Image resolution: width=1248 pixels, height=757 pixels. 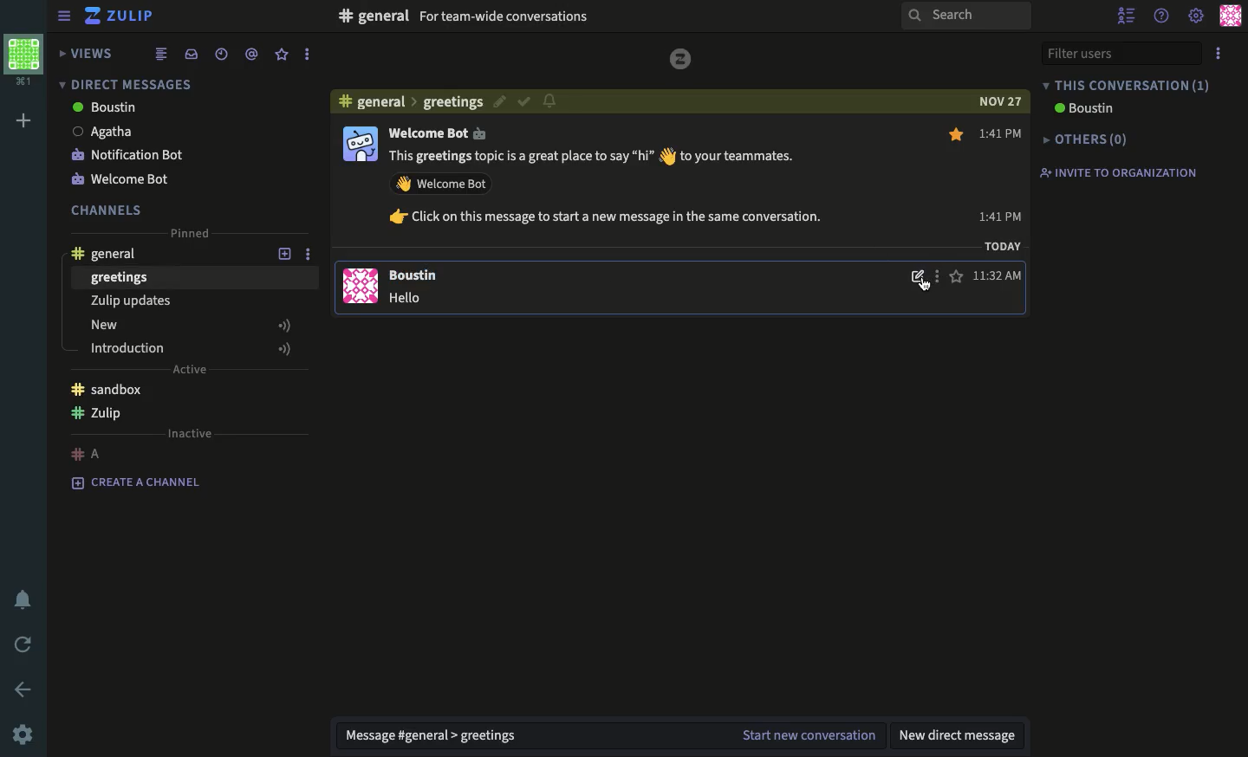 What do you see at coordinates (127, 82) in the screenshot?
I see `direct messages` at bounding box center [127, 82].